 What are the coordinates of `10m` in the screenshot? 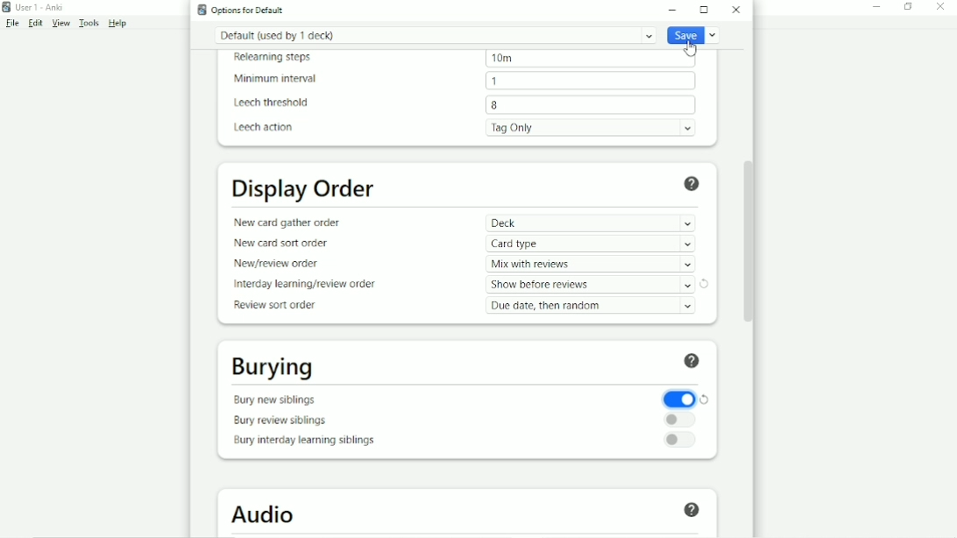 It's located at (501, 60).